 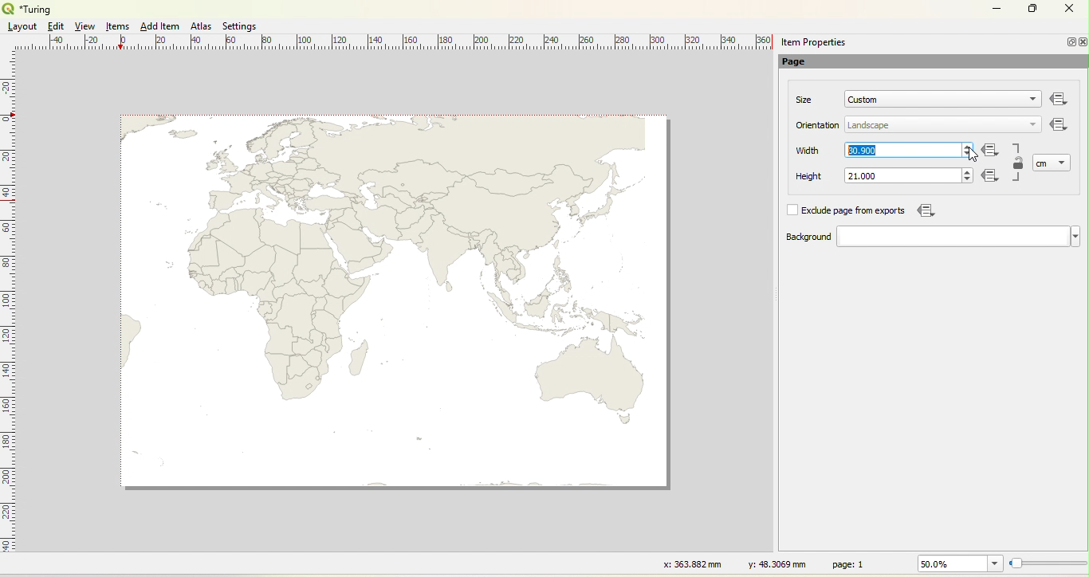 I want to click on Height, so click(x=799, y=177).